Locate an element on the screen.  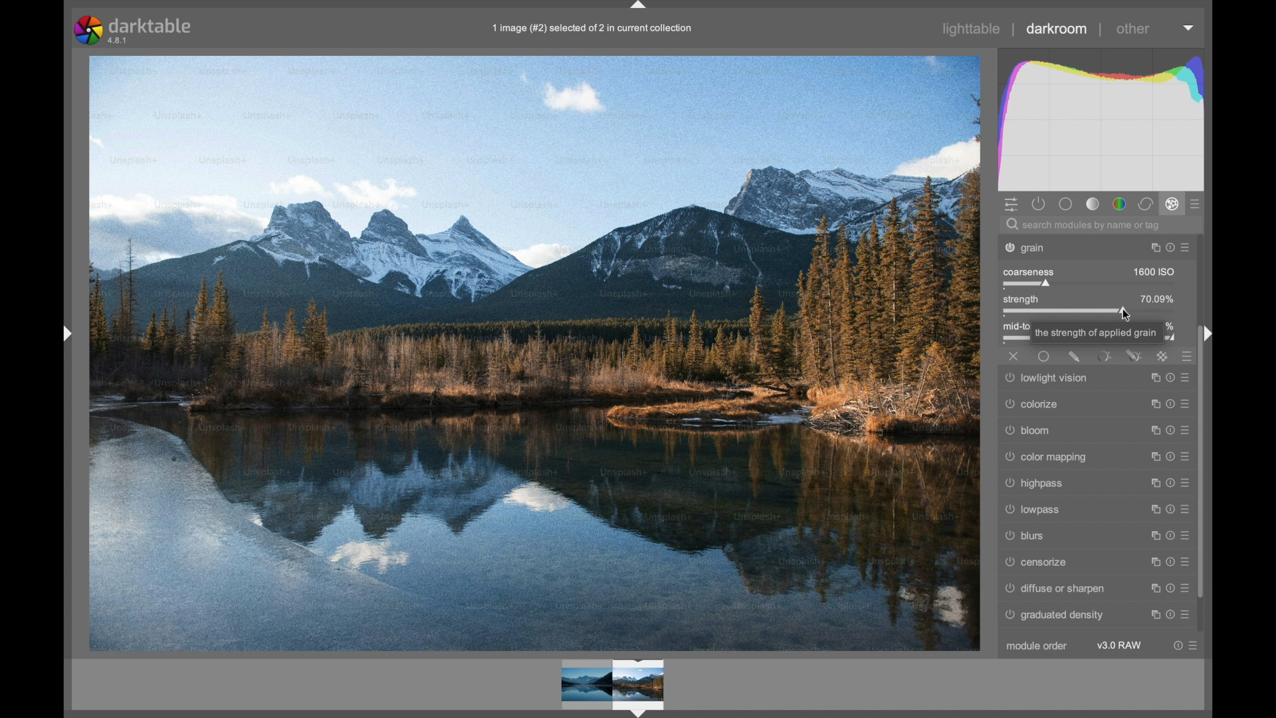
presets is located at coordinates (1190, 616).